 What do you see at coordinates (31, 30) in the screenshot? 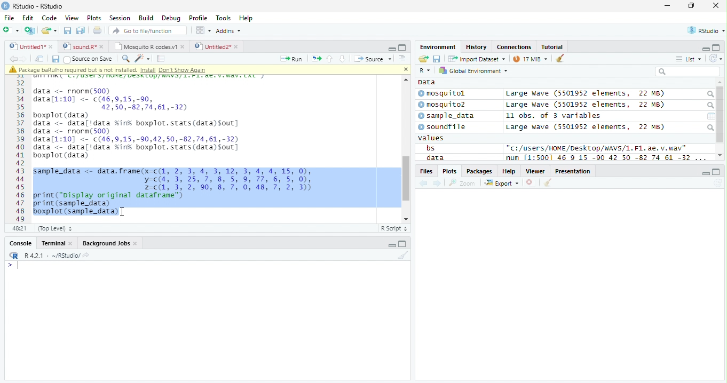
I see `Create a project` at bounding box center [31, 30].